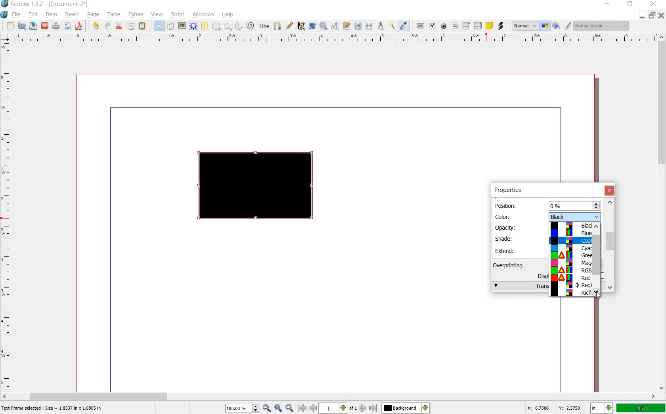 Image resolution: width=666 pixels, height=414 pixels. I want to click on measurement, so click(381, 25).